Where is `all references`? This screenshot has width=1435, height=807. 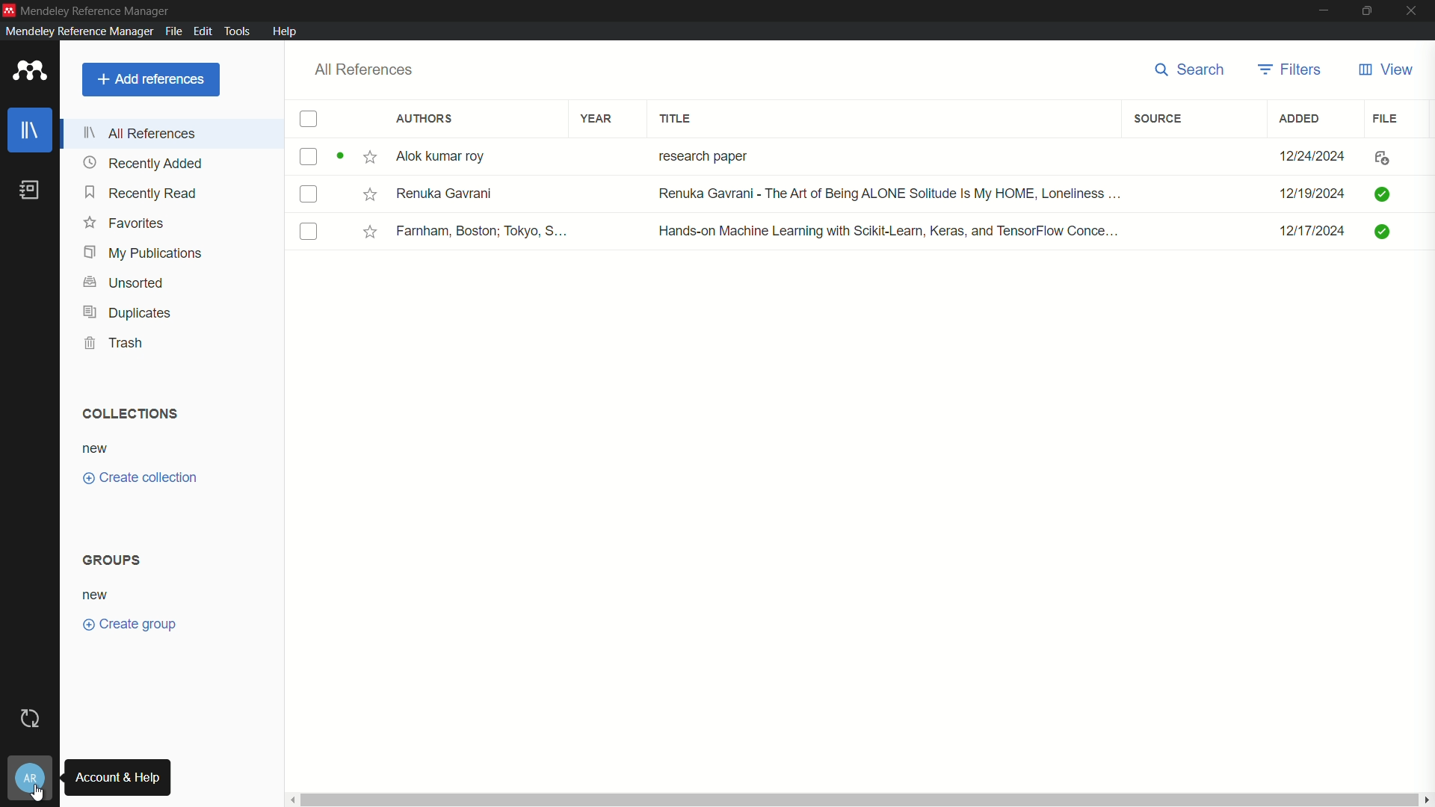
all references is located at coordinates (365, 69).